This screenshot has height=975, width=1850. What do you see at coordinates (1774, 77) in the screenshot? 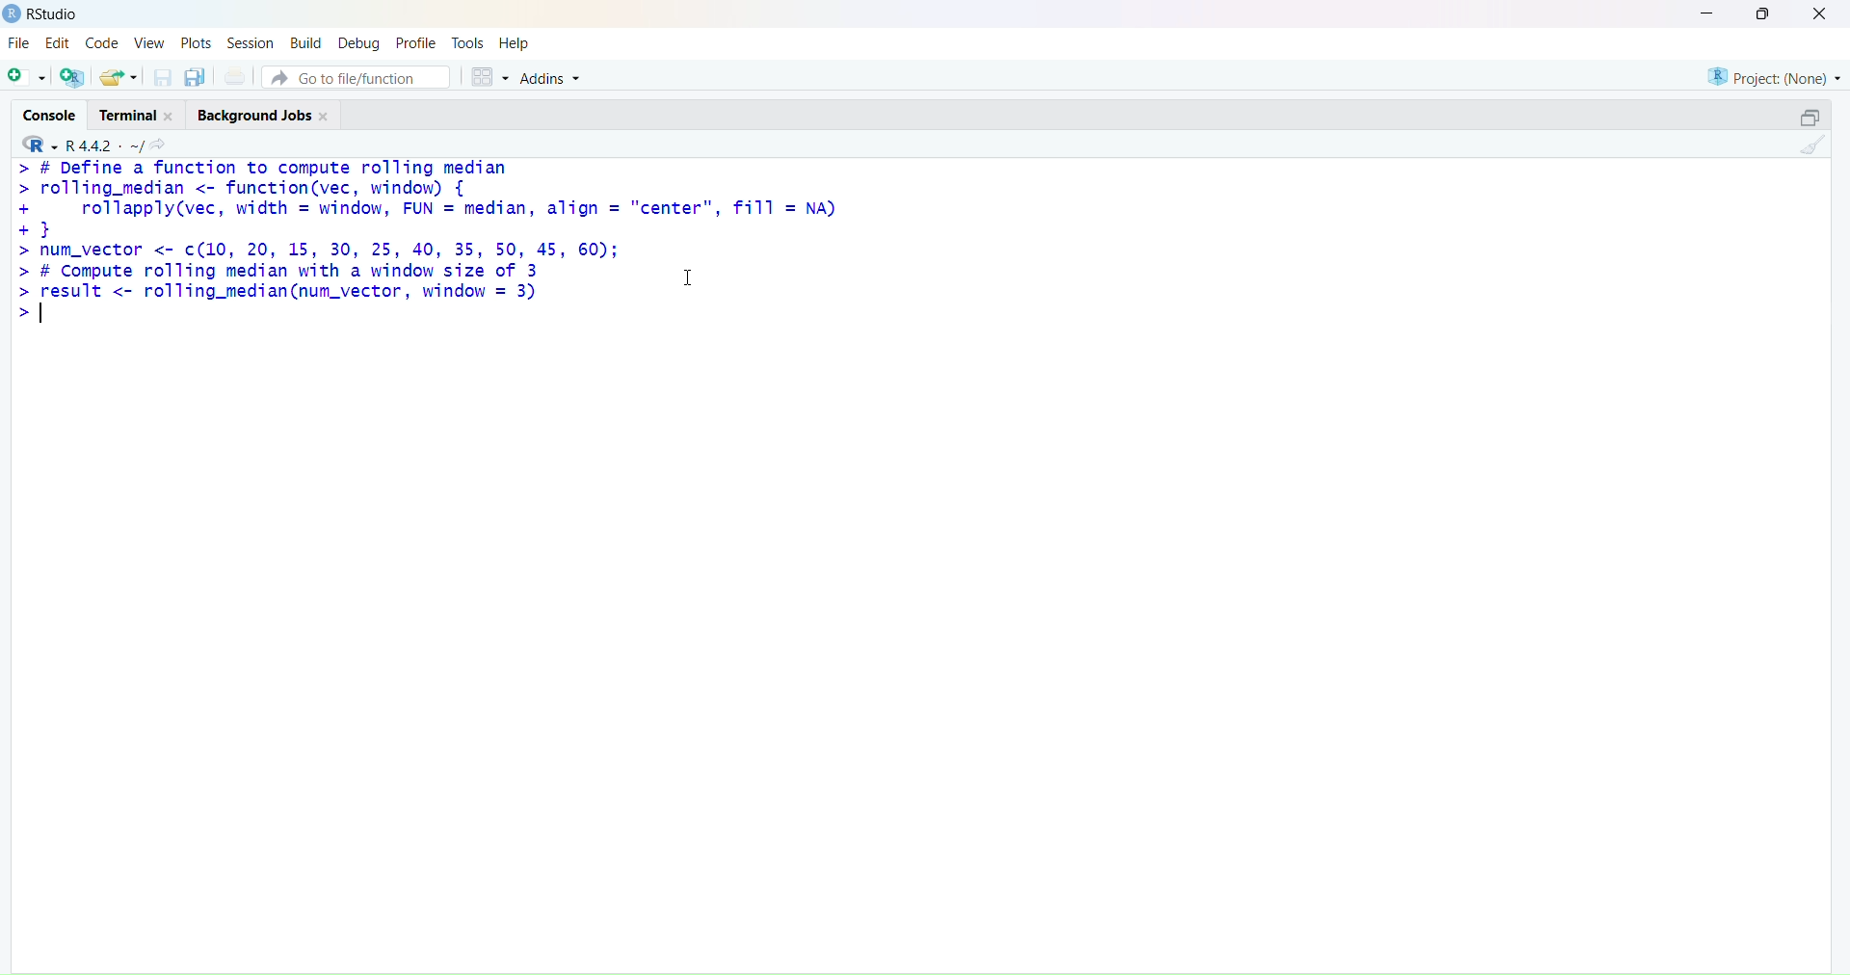
I see `project (none)` at bounding box center [1774, 77].